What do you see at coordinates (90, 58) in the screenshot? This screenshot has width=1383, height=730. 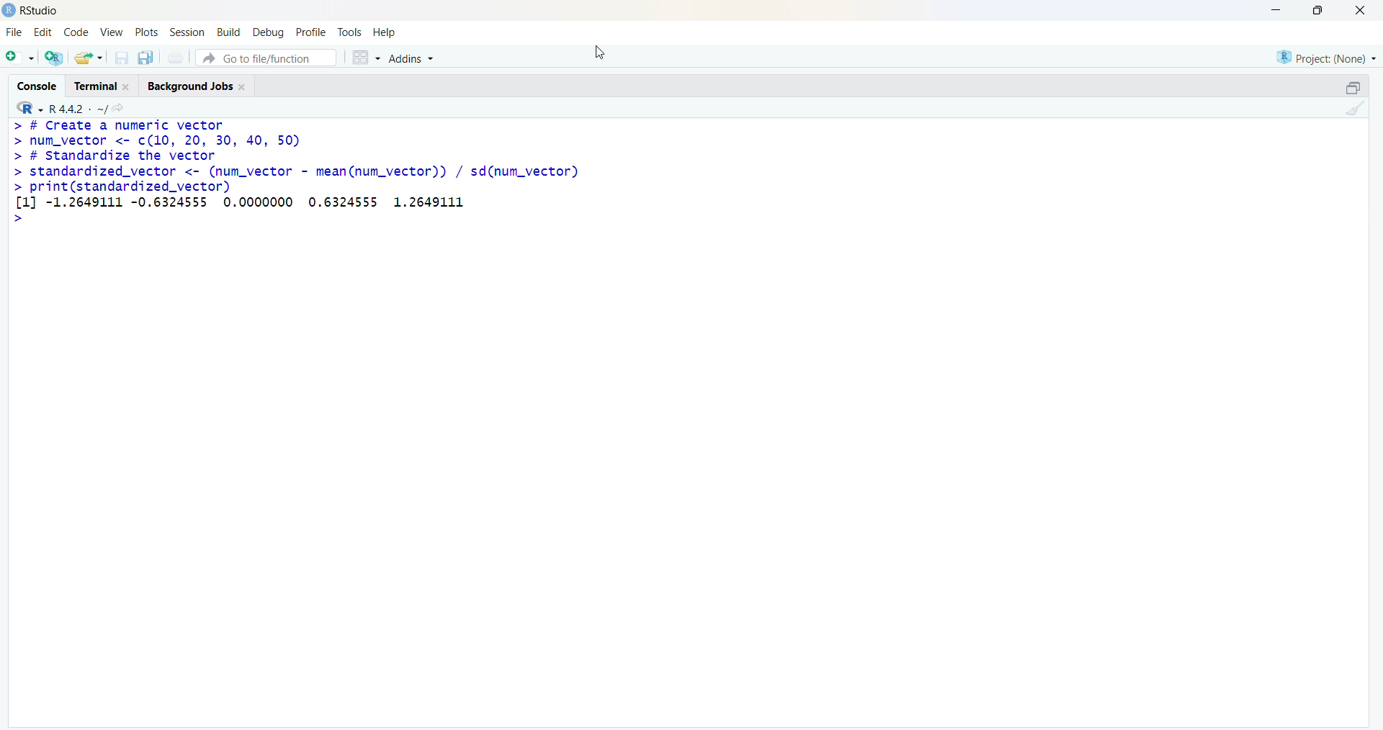 I see `share folder as` at bounding box center [90, 58].